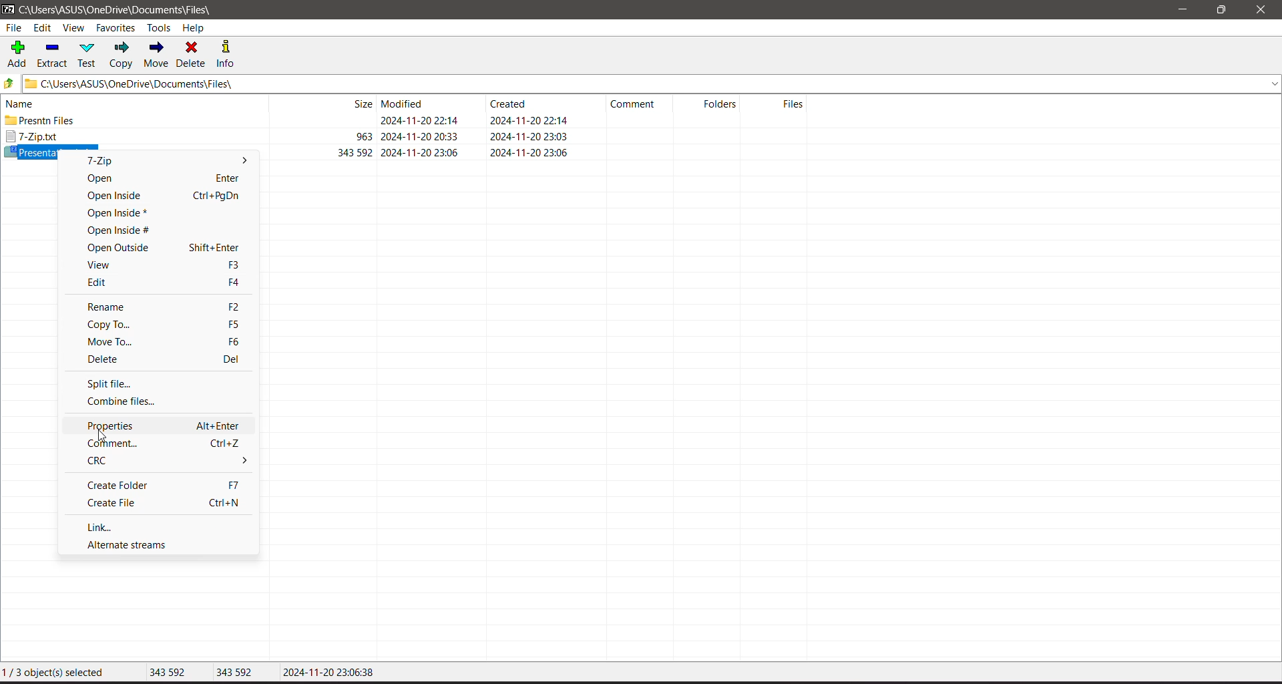 This screenshot has height=684, width=1282. I want to click on Link, so click(107, 526).